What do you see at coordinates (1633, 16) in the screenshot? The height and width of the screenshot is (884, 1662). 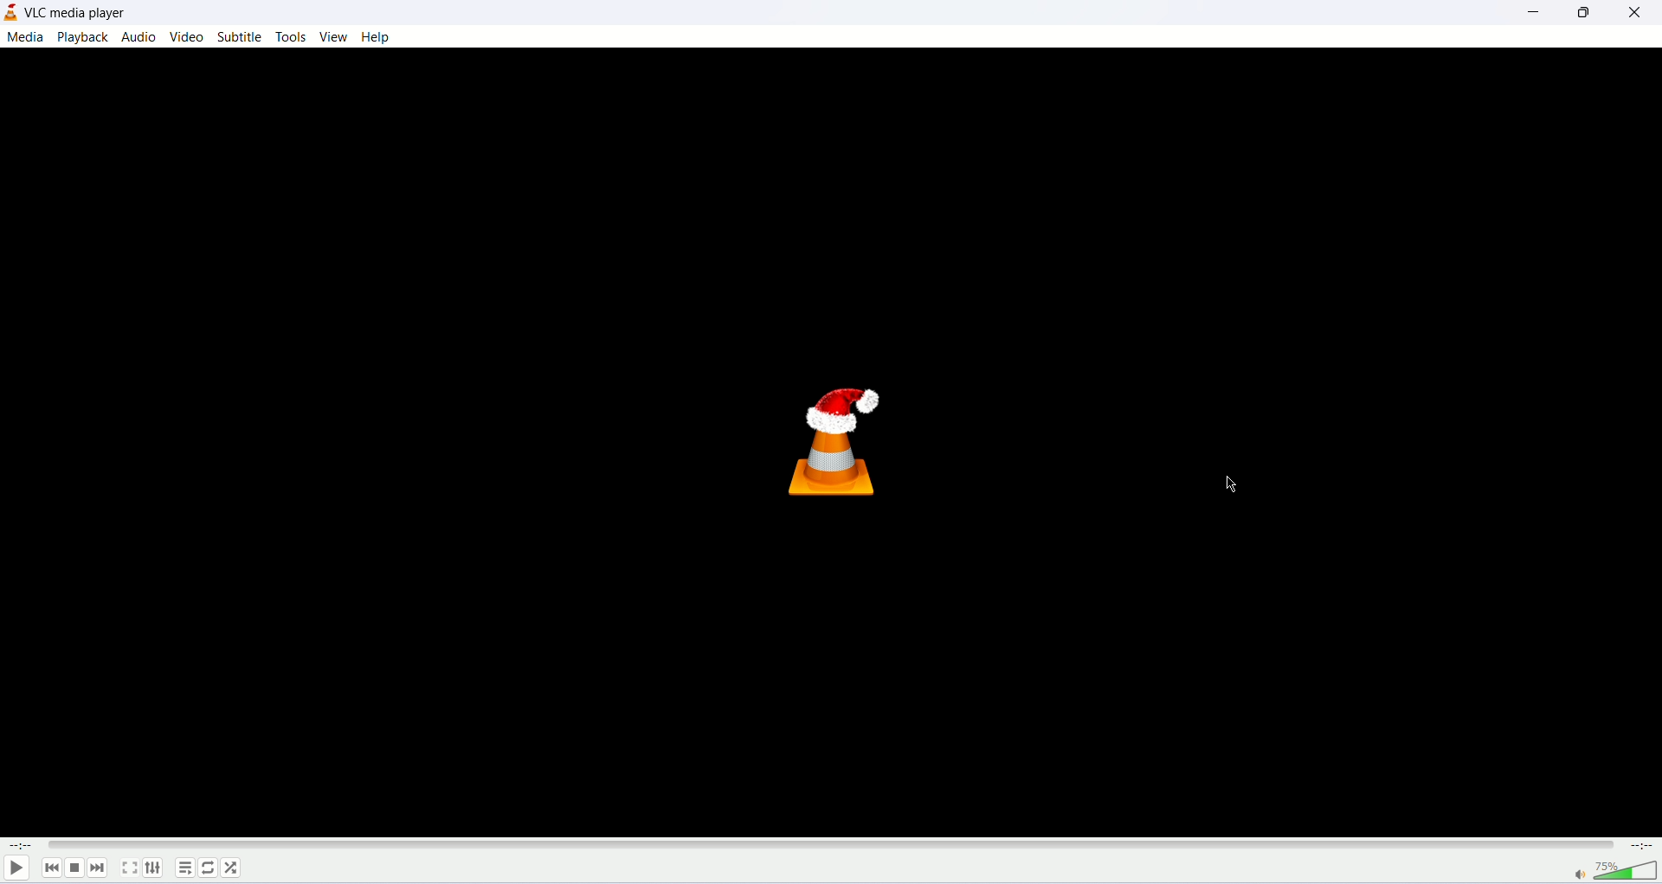 I see `close` at bounding box center [1633, 16].